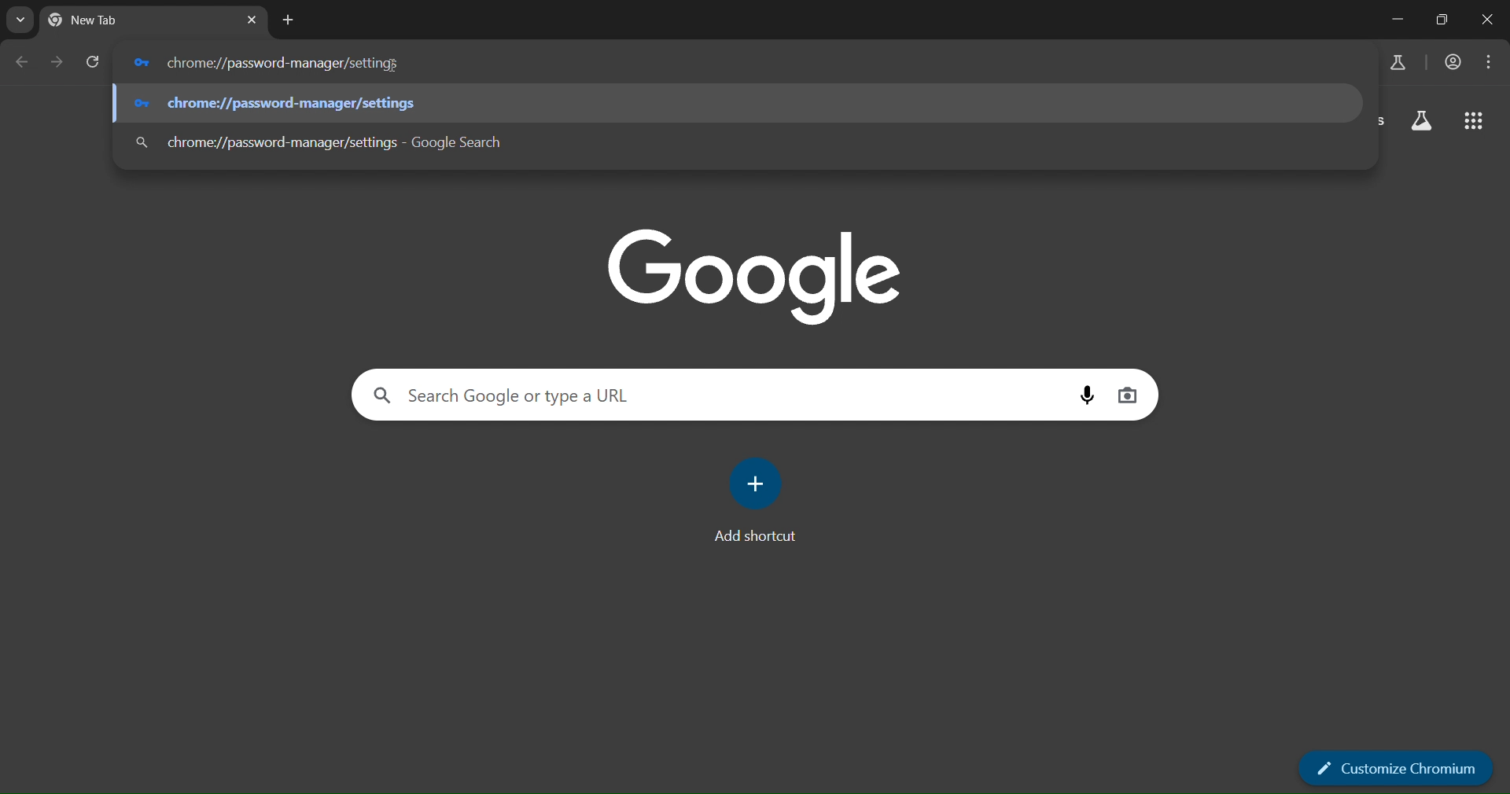 The height and width of the screenshot is (794, 1510). What do you see at coordinates (1420, 121) in the screenshot?
I see `search labs` at bounding box center [1420, 121].